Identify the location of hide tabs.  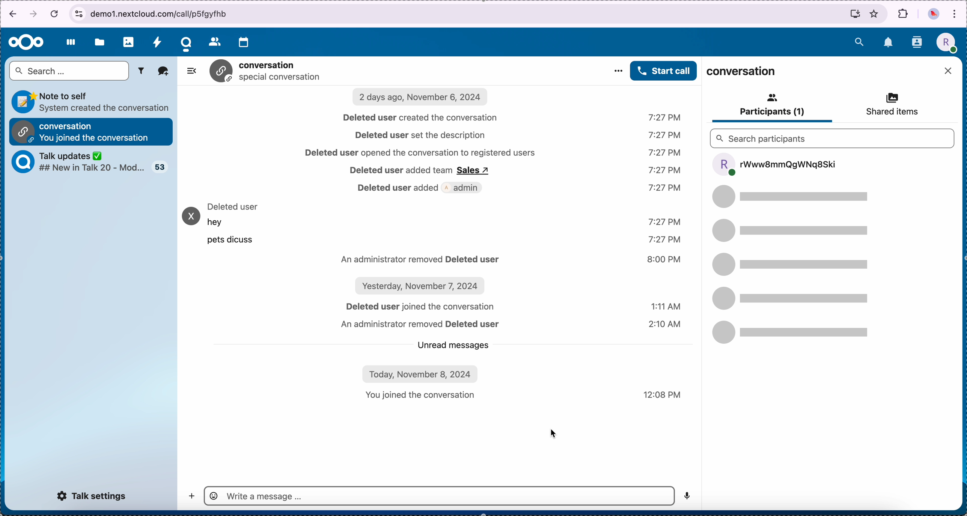
(192, 72).